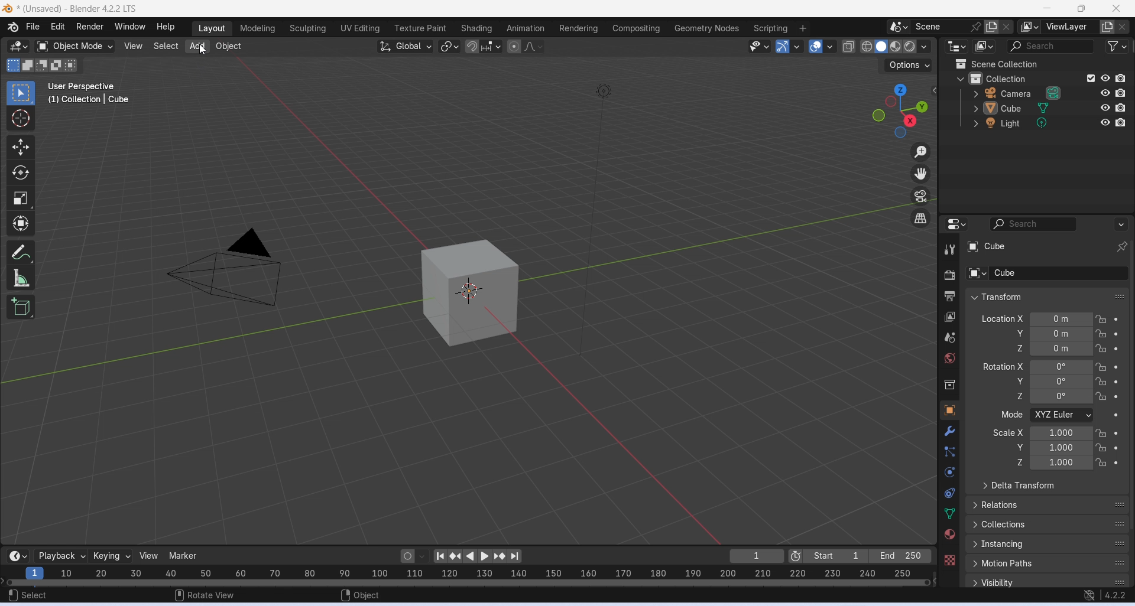 The width and height of the screenshot is (1135, 606). What do you see at coordinates (760, 46) in the screenshot?
I see `selectiblity and visibility` at bounding box center [760, 46].